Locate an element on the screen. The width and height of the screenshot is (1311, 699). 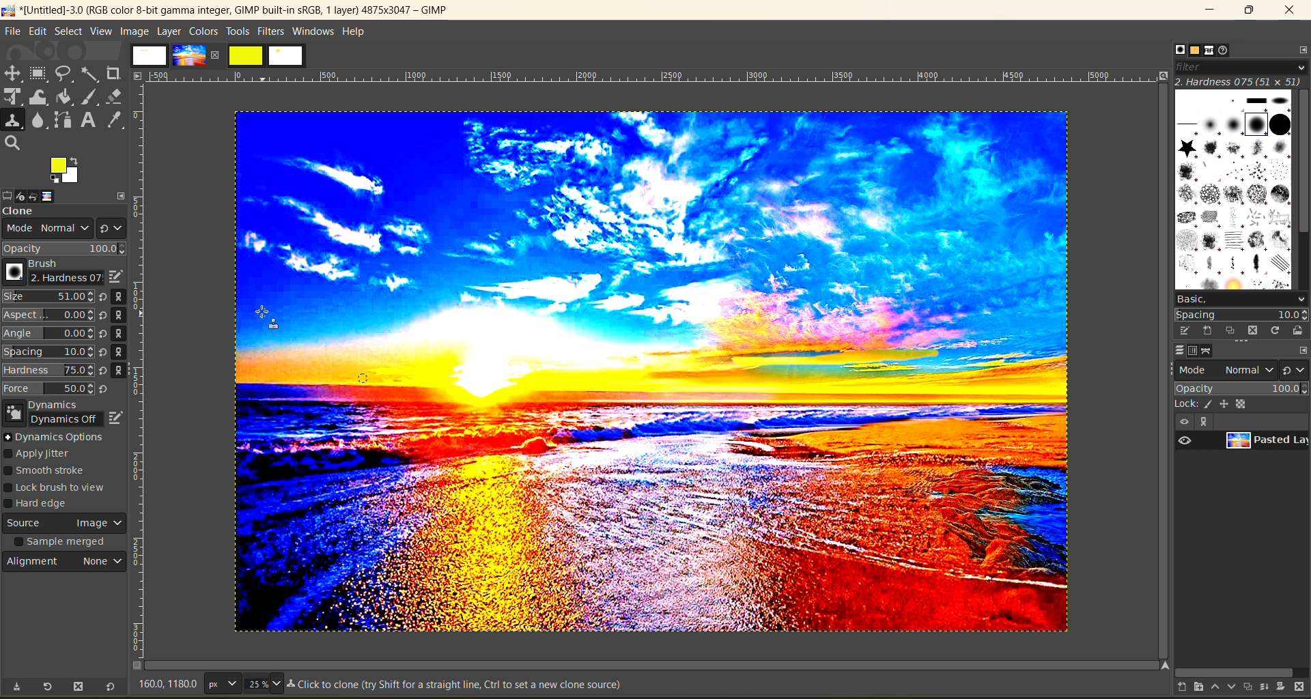
smooth stroke is located at coordinates (49, 472).